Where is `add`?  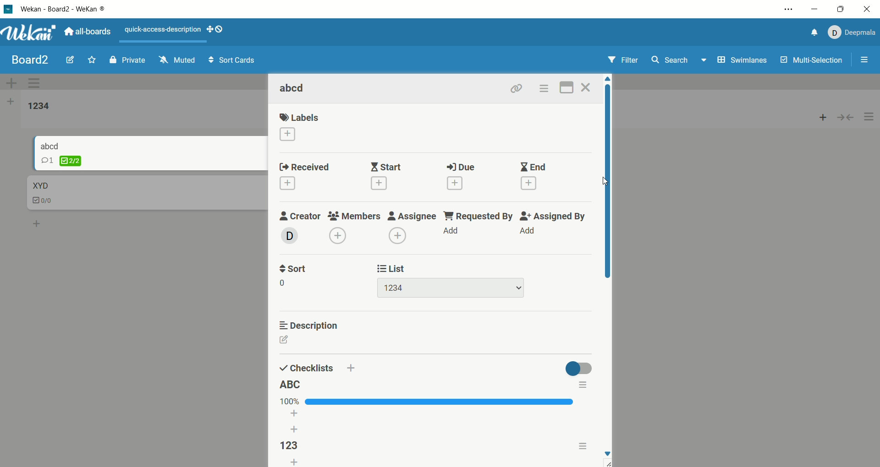
add is located at coordinates (379, 184).